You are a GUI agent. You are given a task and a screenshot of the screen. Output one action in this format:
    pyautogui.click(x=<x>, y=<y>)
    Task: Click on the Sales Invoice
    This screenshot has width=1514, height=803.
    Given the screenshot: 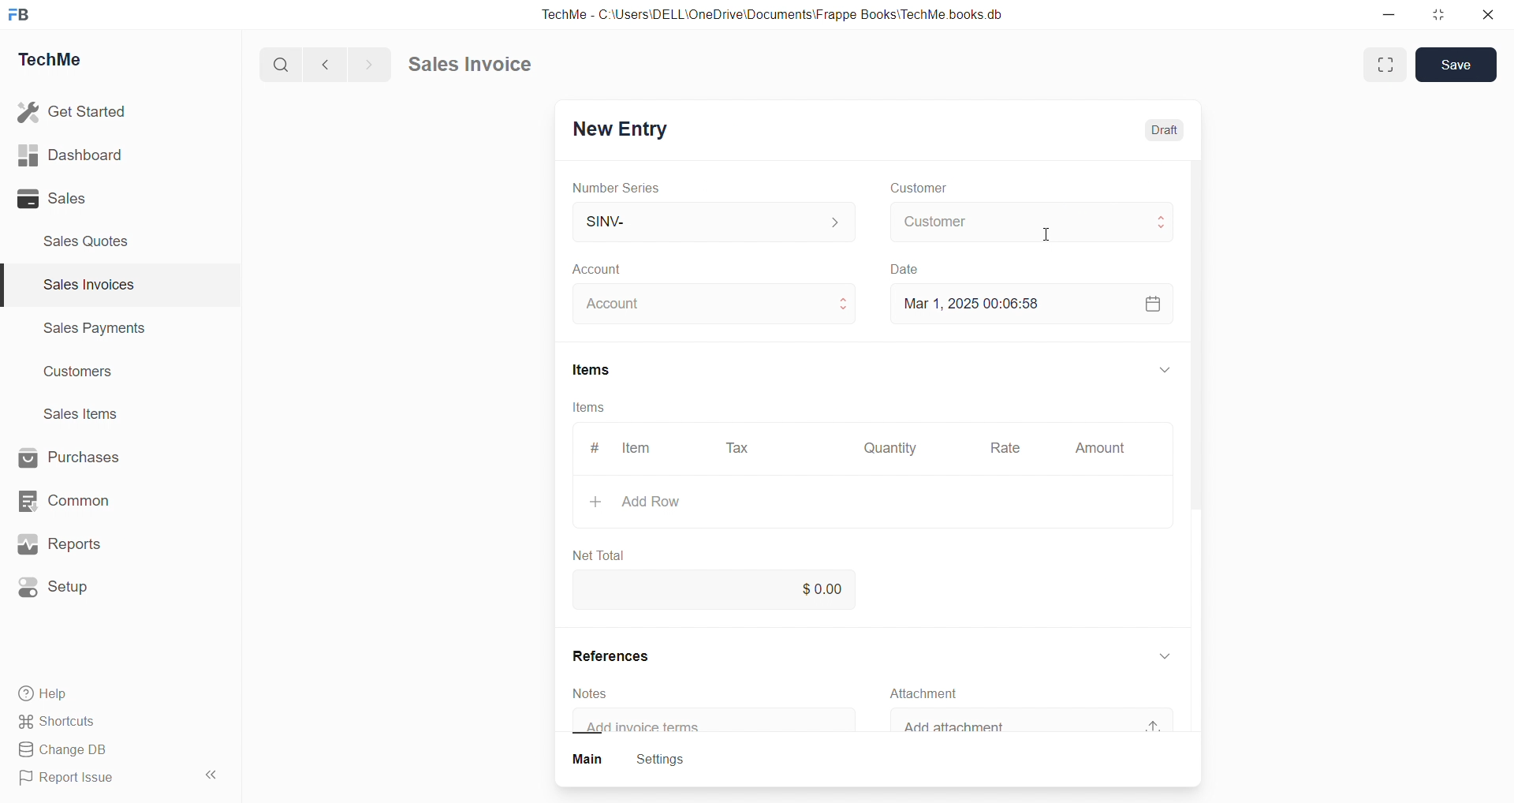 What is the action you would take?
    pyautogui.click(x=476, y=66)
    